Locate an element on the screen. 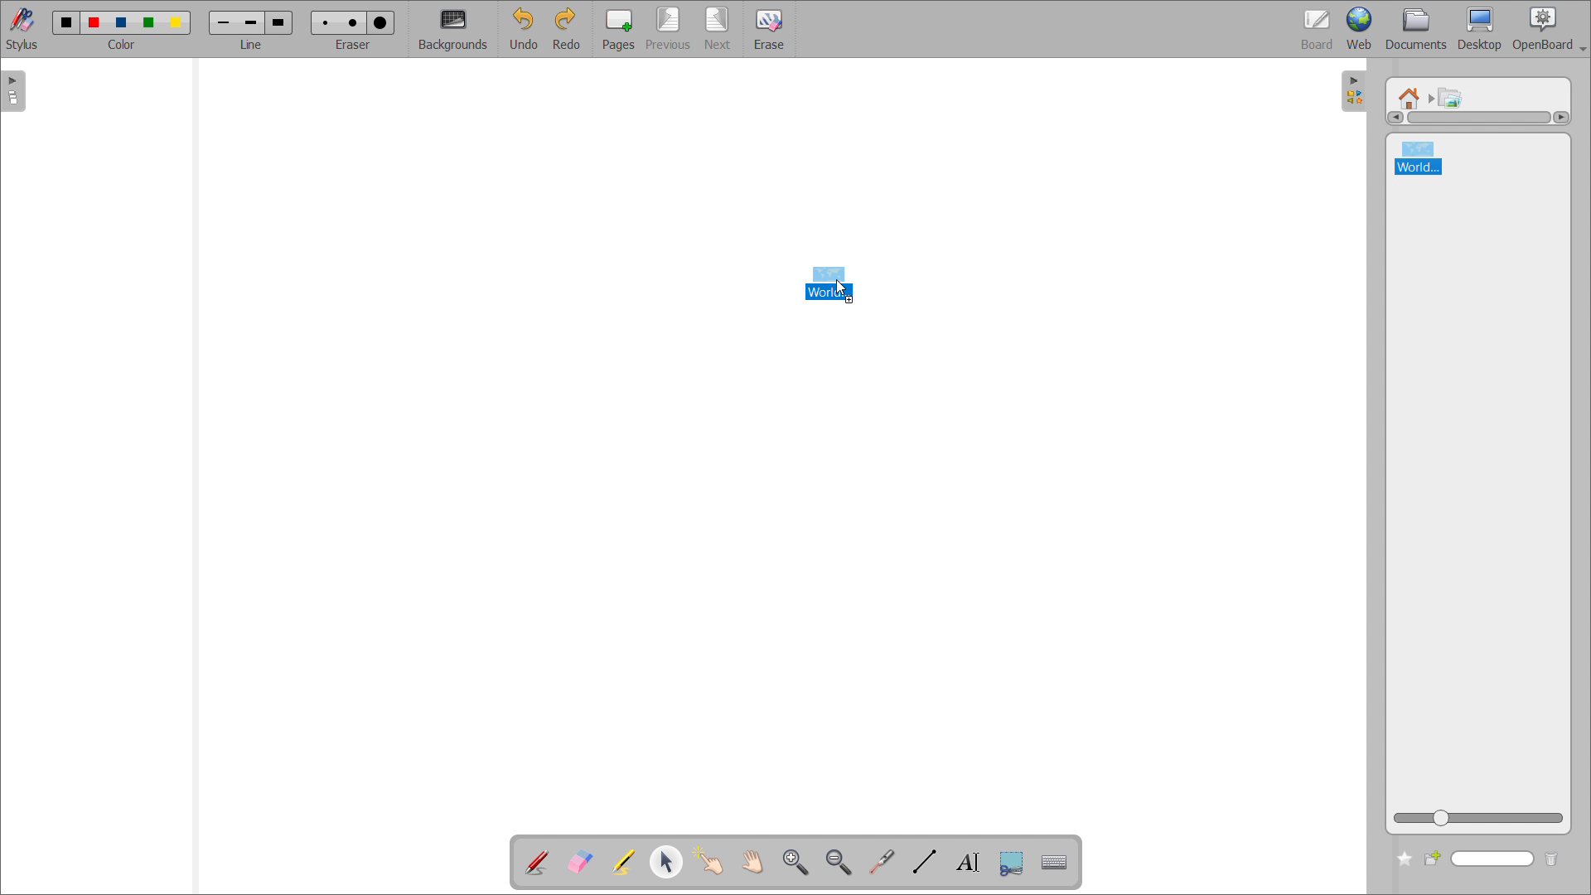  erase is located at coordinates (769, 30).